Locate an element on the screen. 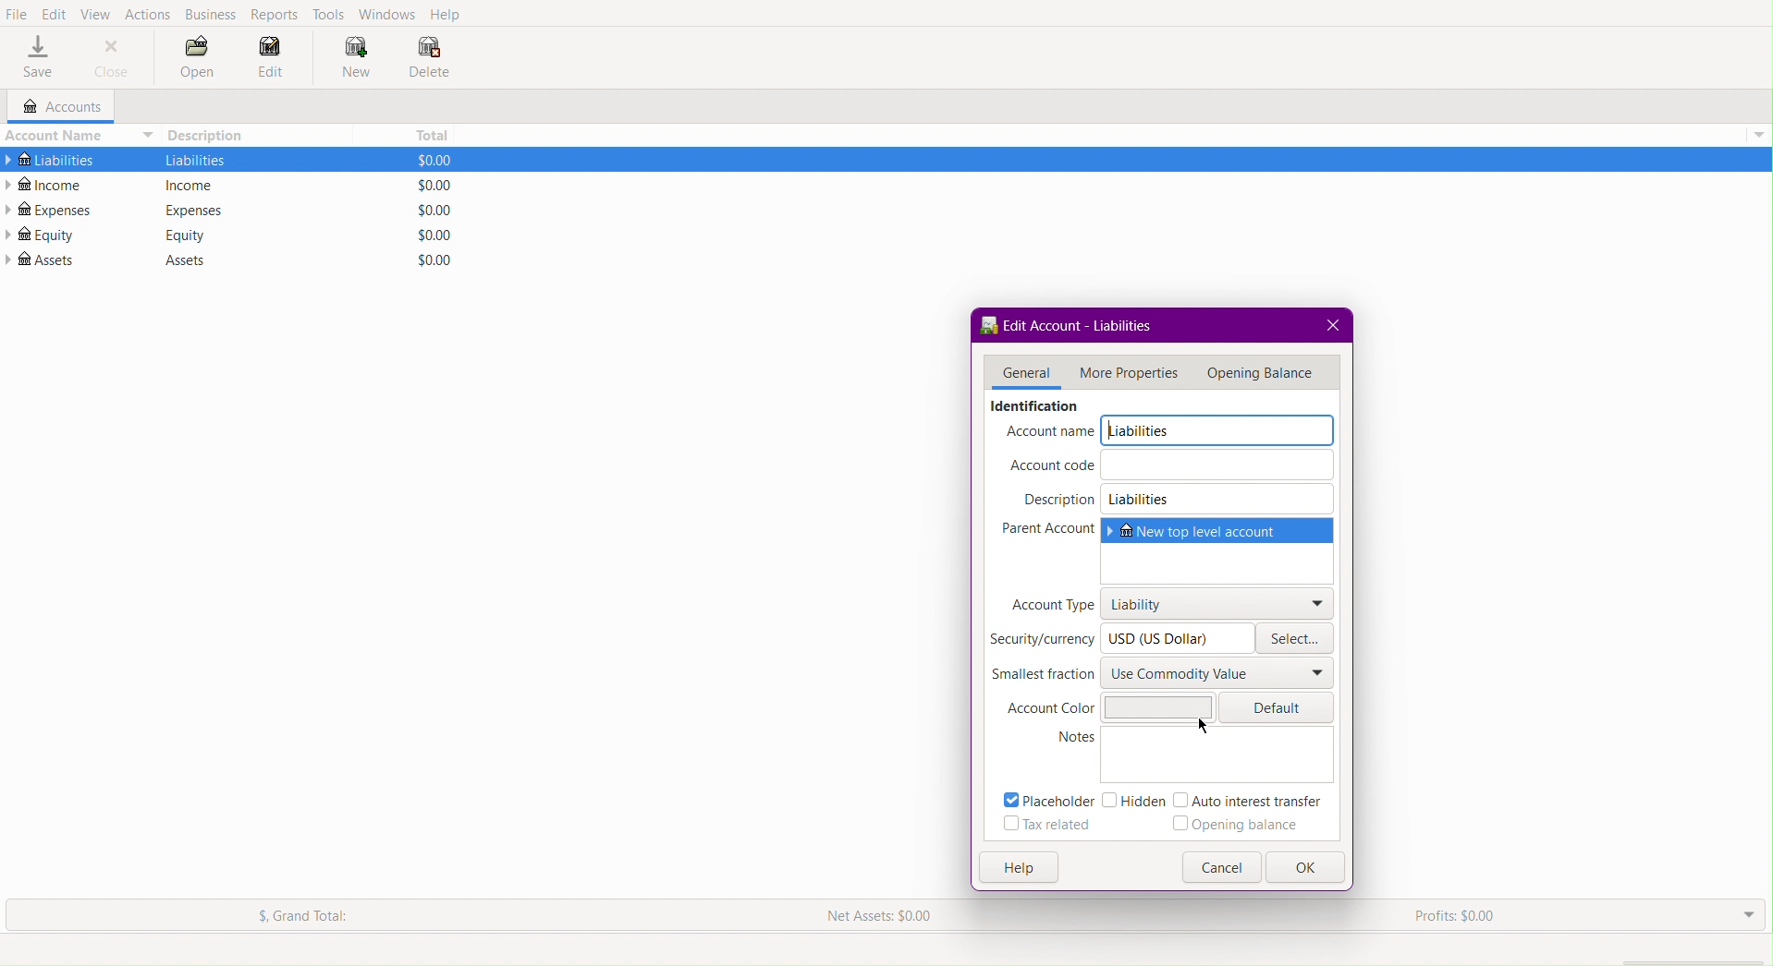 Image resolution: width=1773 pixels, height=966 pixels. $0.00 is located at coordinates (427, 211).